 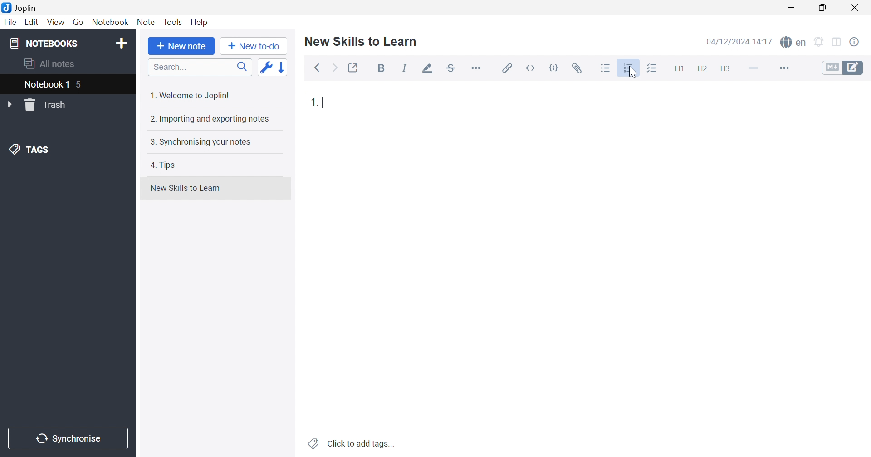 I want to click on TAGS, so click(x=31, y=148).